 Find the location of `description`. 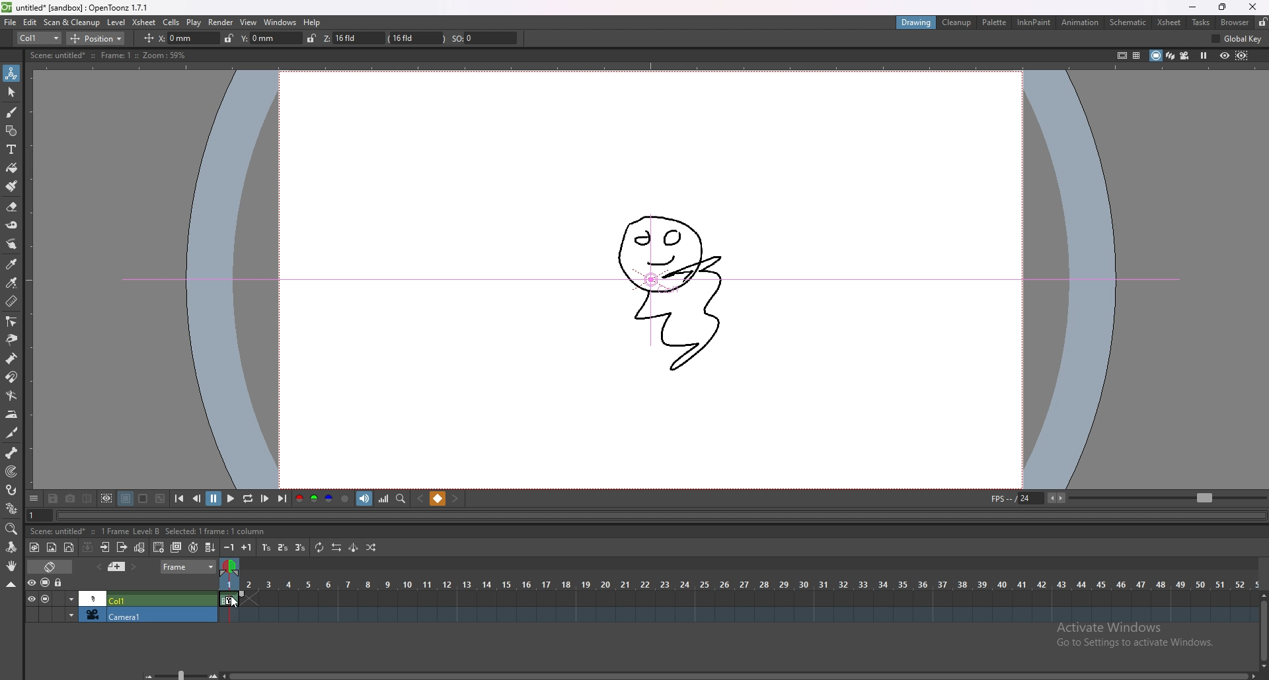

description is located at coordinates (98, 530).